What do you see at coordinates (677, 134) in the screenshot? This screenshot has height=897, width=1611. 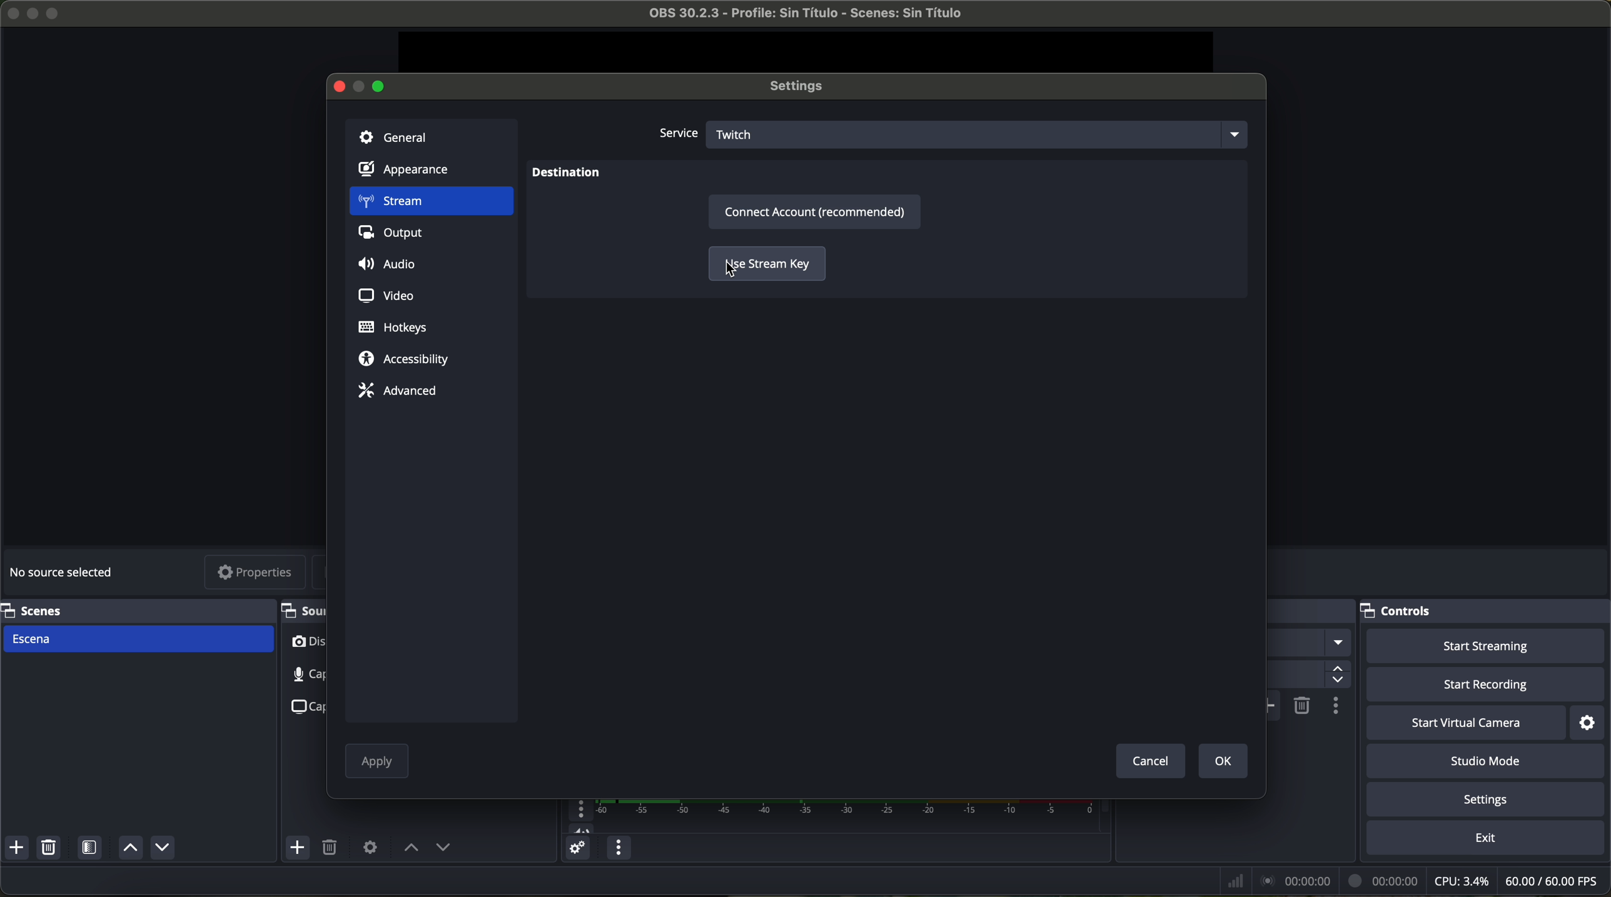 I see `service` at bounding box center [677, 134].